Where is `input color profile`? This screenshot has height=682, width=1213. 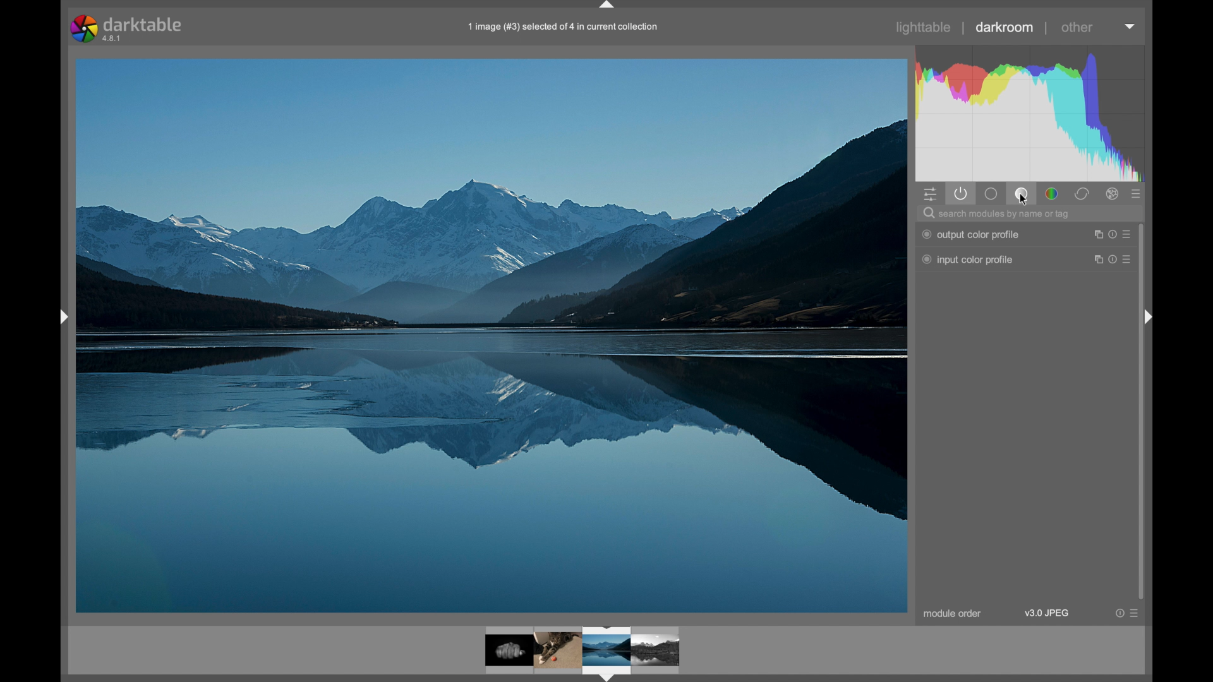
input color profile is located at coordinates (969, 260).